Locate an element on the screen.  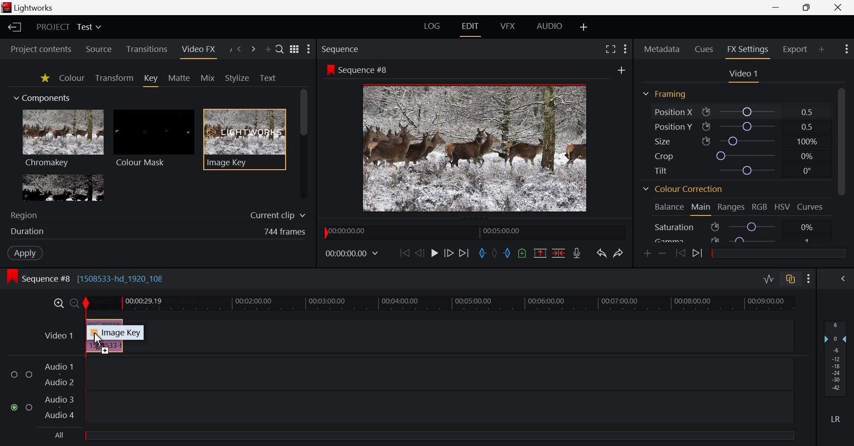
Saturation  is located at coordinates (753, 227).